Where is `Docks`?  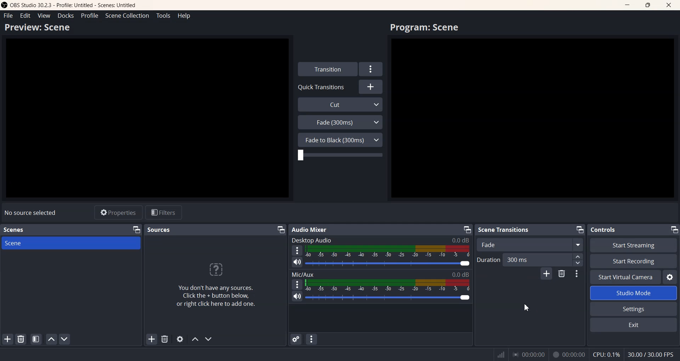
Docks is located at coordinates (67, 15).